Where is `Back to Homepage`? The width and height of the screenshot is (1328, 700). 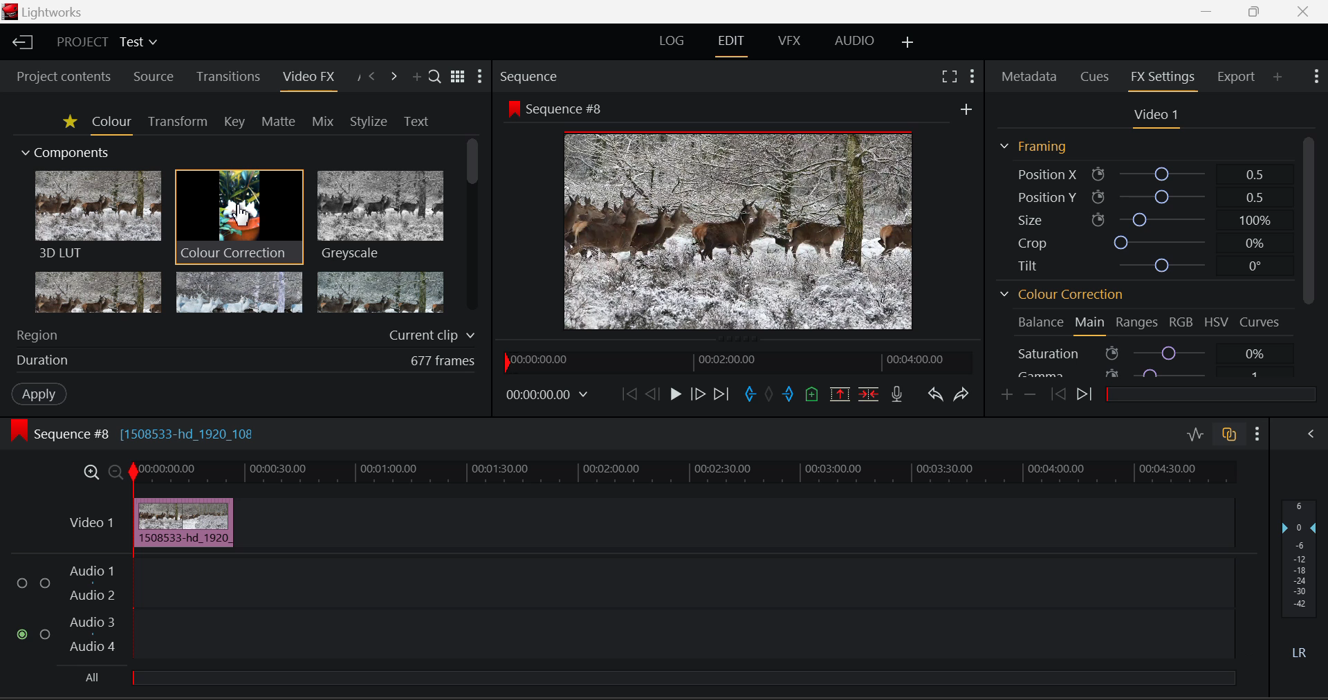
Back to Homepage is located at coordinates (21, 43).